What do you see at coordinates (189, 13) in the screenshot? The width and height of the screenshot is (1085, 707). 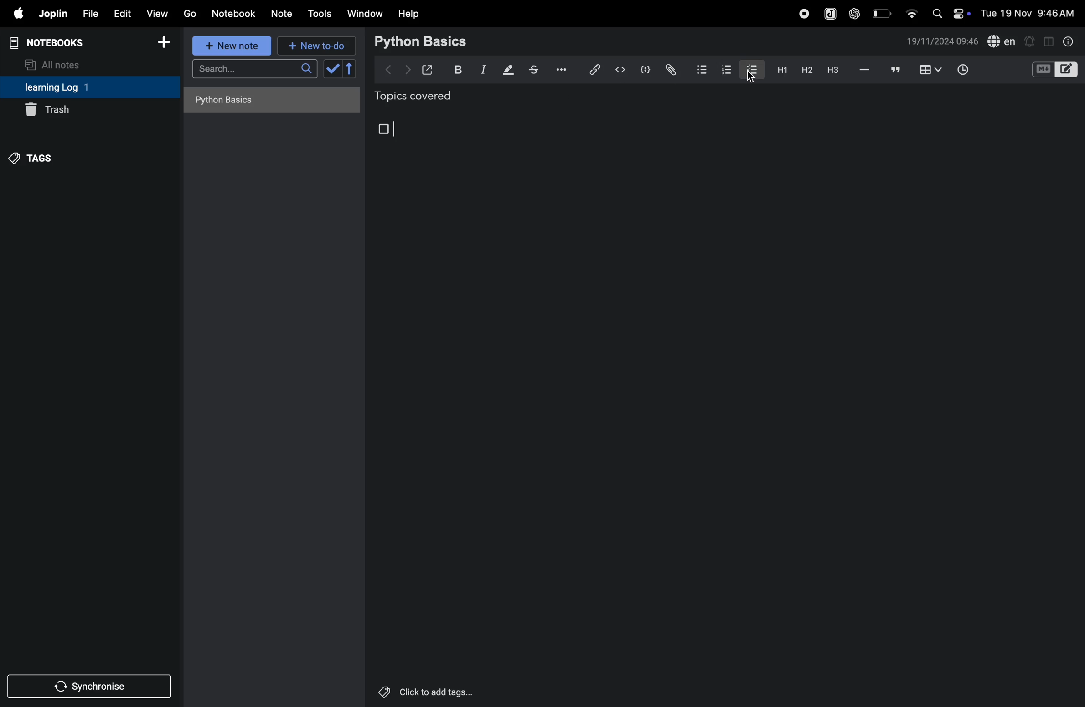 I see `go` at bounding box center [189, 13].